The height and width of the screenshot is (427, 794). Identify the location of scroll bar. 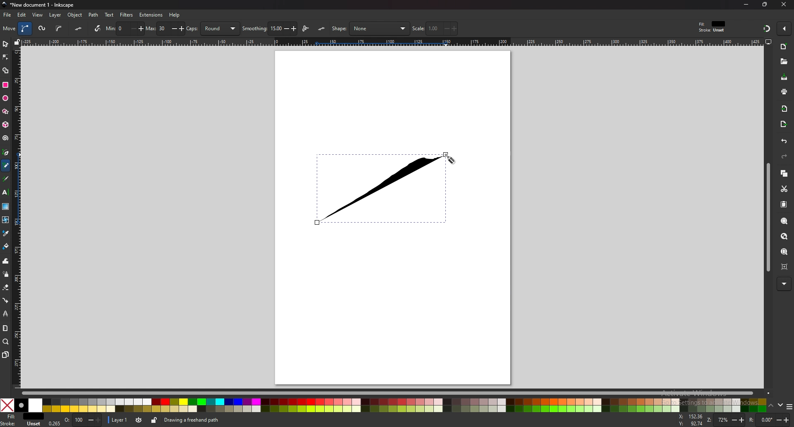
(396, 394).